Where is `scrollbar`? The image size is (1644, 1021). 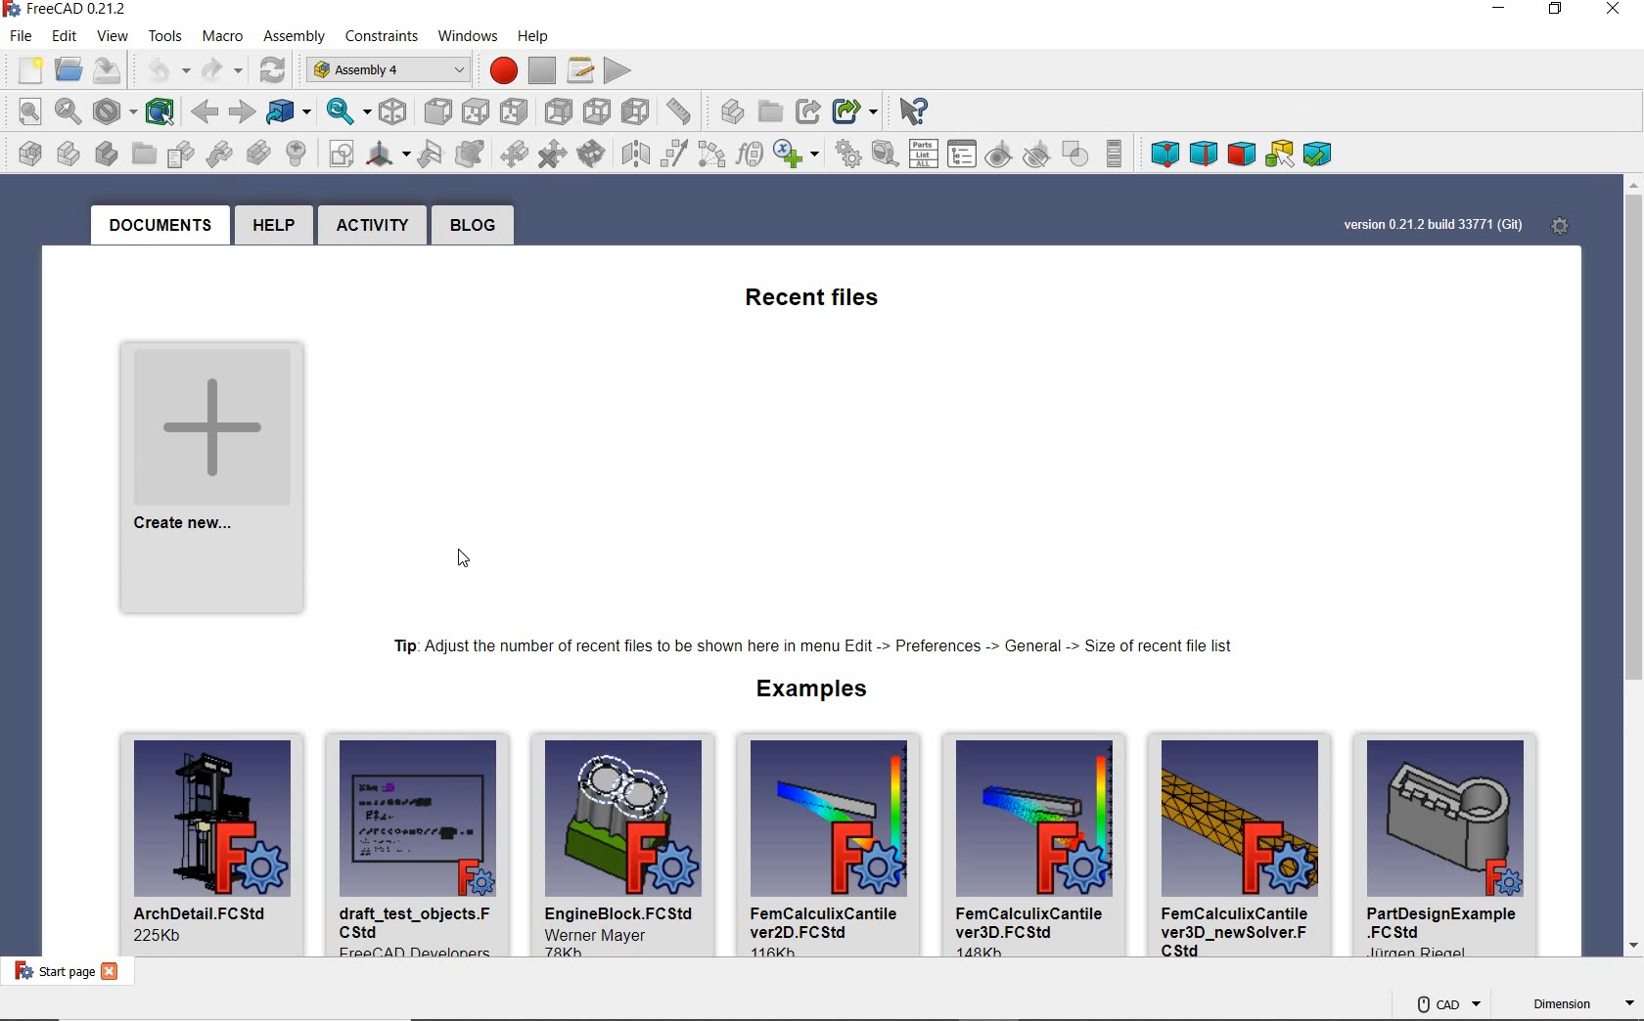
scrollbar is located at coordinates (1633, 548).